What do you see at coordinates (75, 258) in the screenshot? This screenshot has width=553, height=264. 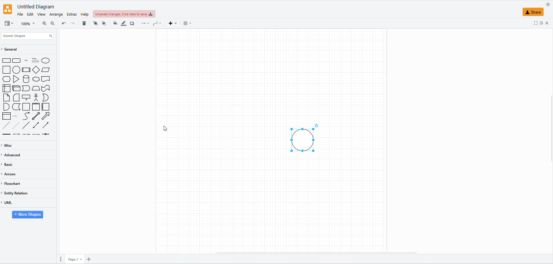 I see `PAGE` at bounding box center [75, 258].